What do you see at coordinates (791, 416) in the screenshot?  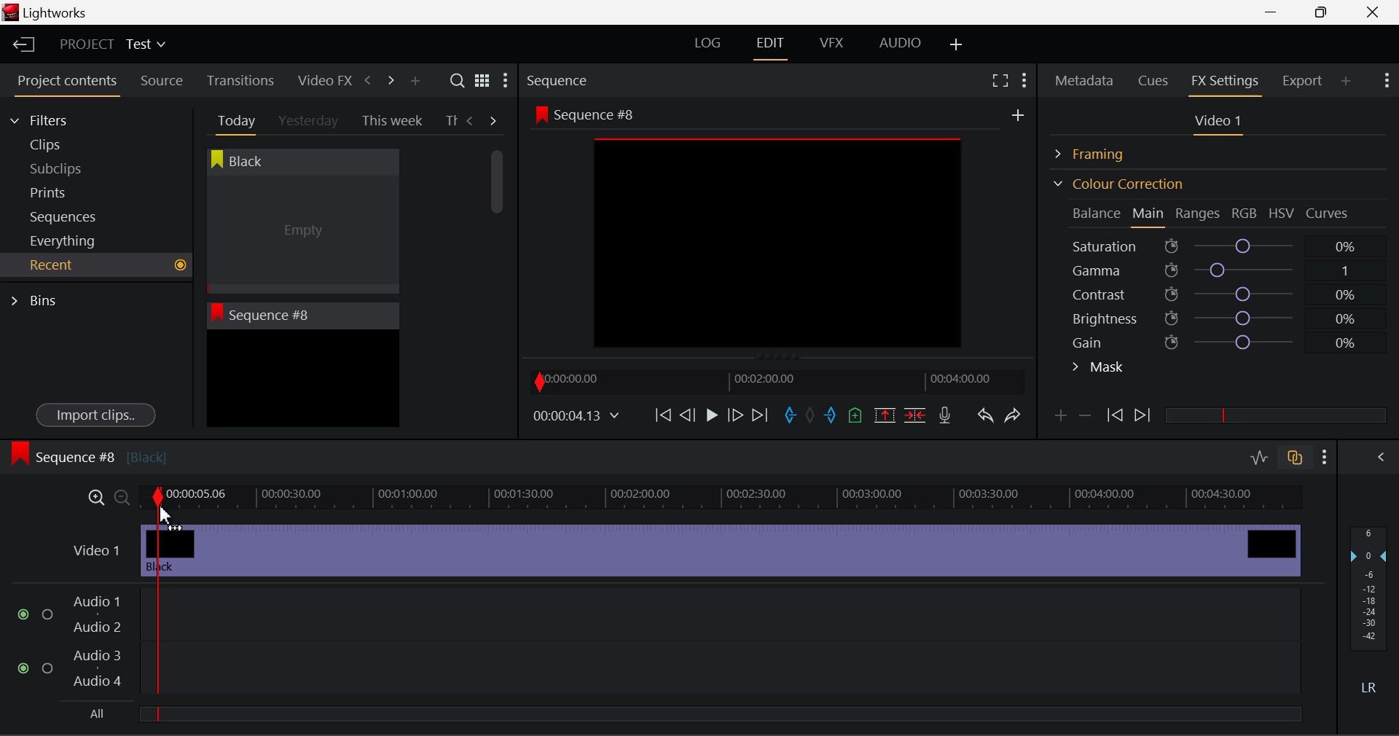 I see `Mark In` at bounding box center [791, 416].